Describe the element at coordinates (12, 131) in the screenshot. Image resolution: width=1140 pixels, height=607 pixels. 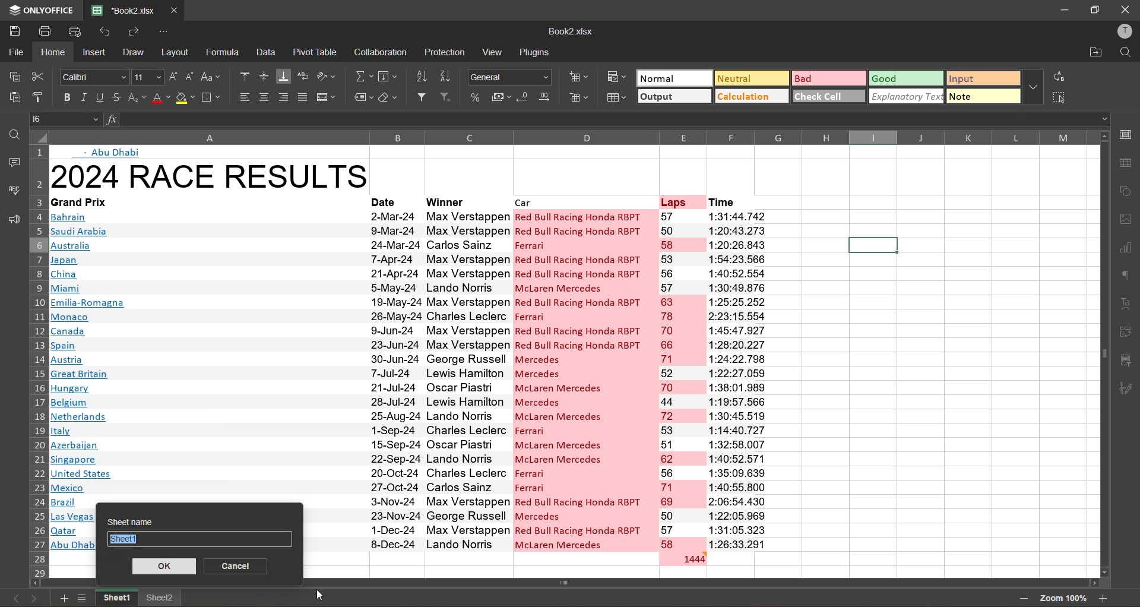
I see `find` at that location.